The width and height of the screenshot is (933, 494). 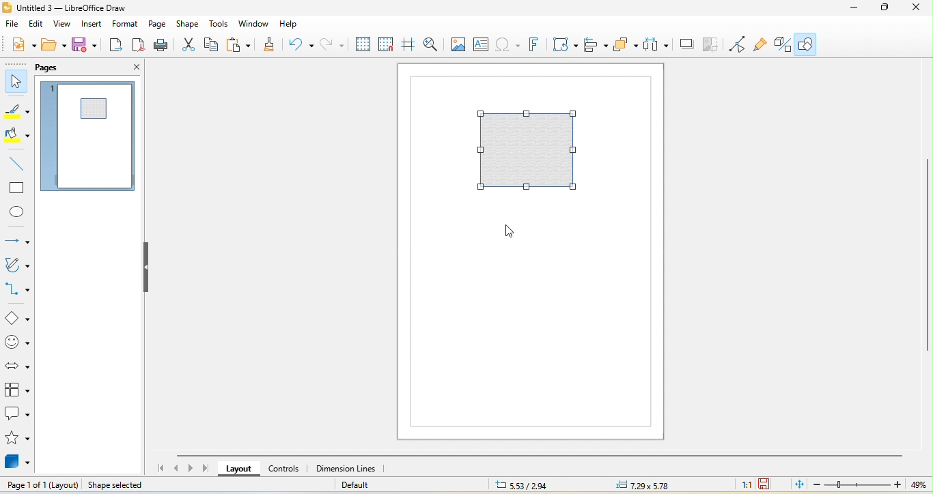 What do you see at coordinates (55, 68) in the screenshot?
I see `pages` at bounding box center [55, 68].